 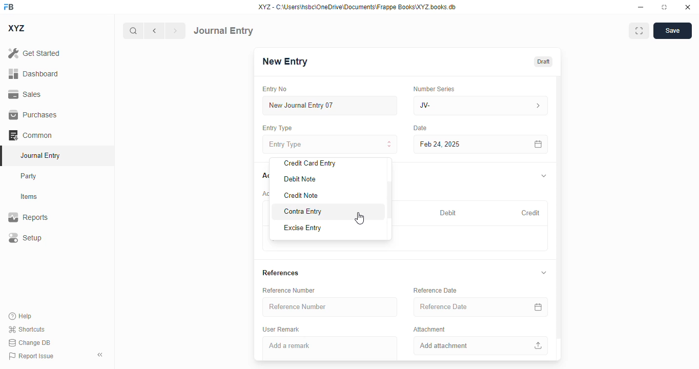 I want to click on toggle sidebar, so click(x=101, y=355).